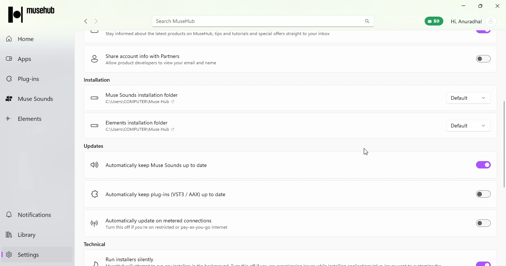 The height and width of the screenshot is (266, 506). Describe the element at coordinates (94, 33) in the screenshot. I see `logo` at that location.